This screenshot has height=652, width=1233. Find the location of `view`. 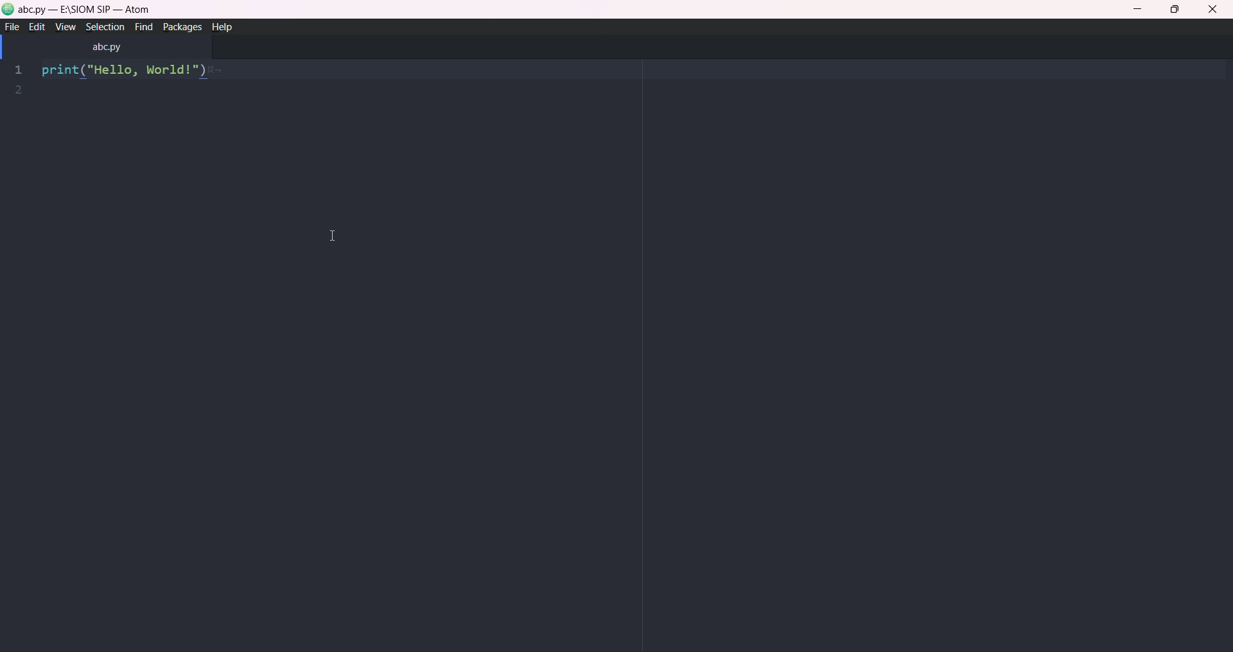

view is located at coordinates (63, 28).